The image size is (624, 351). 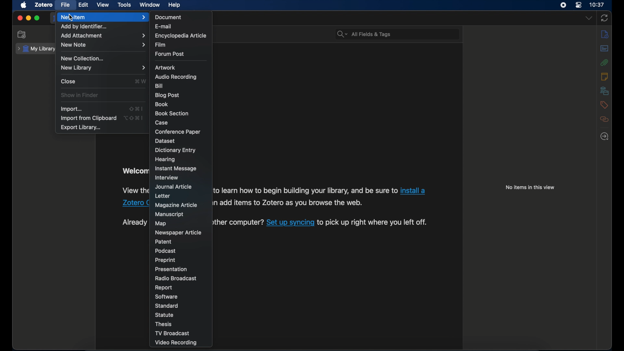 What do you see at coordinates (140, 82) in the screenshot?
I see `shortcut` at bounding box center [140, 82].